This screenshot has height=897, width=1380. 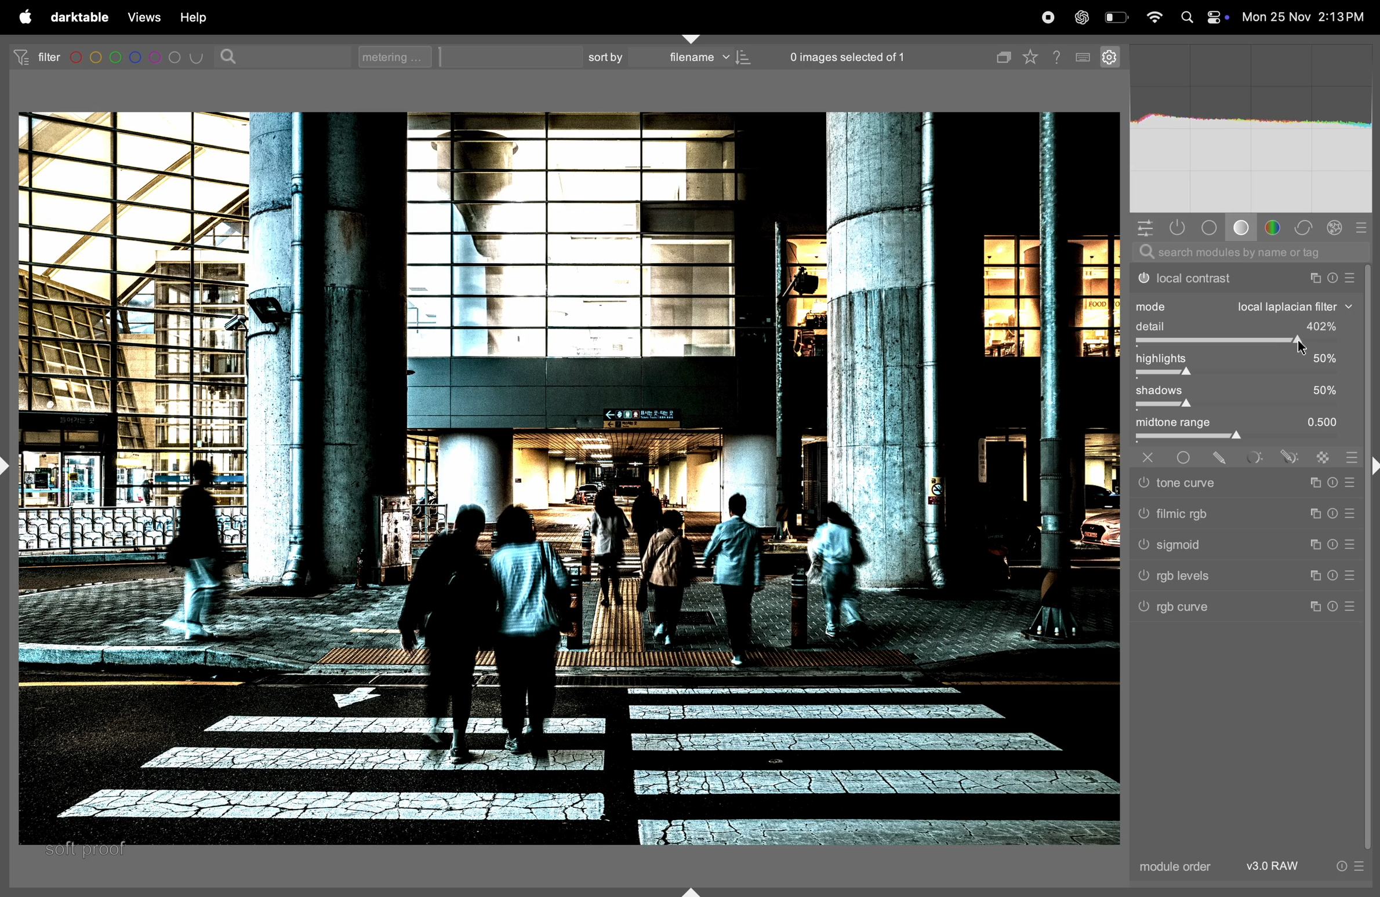 What do you see at coordinates (1247, 327) in the screenshot?
I see `detail` at bounding box center [1247, 327].